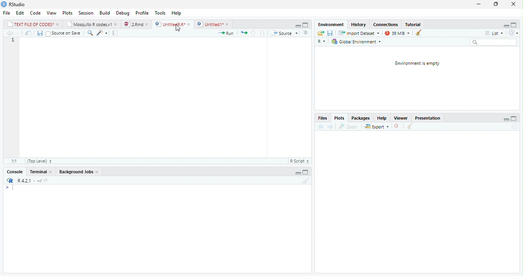 The image size is (523, 276). What do you see at coordinates (105, 13) in the screenshot?
I see `Build` at bounding box center [105, 13].